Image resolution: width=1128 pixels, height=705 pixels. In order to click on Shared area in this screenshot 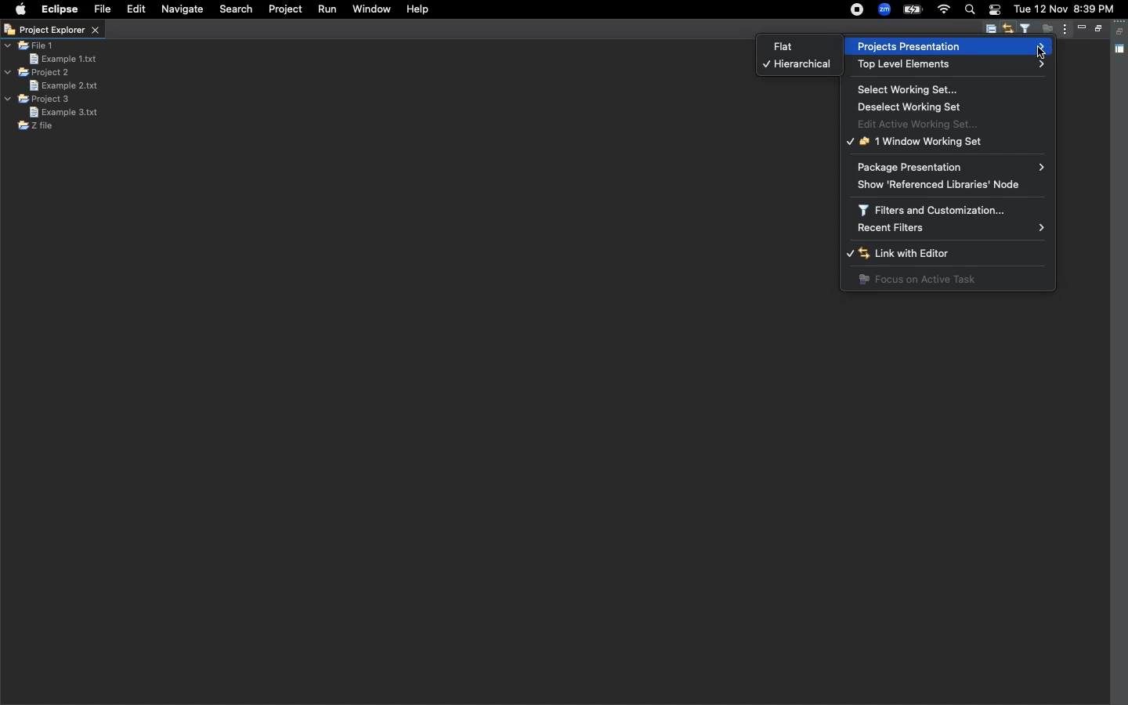, I will do `click(1121, 50)`.